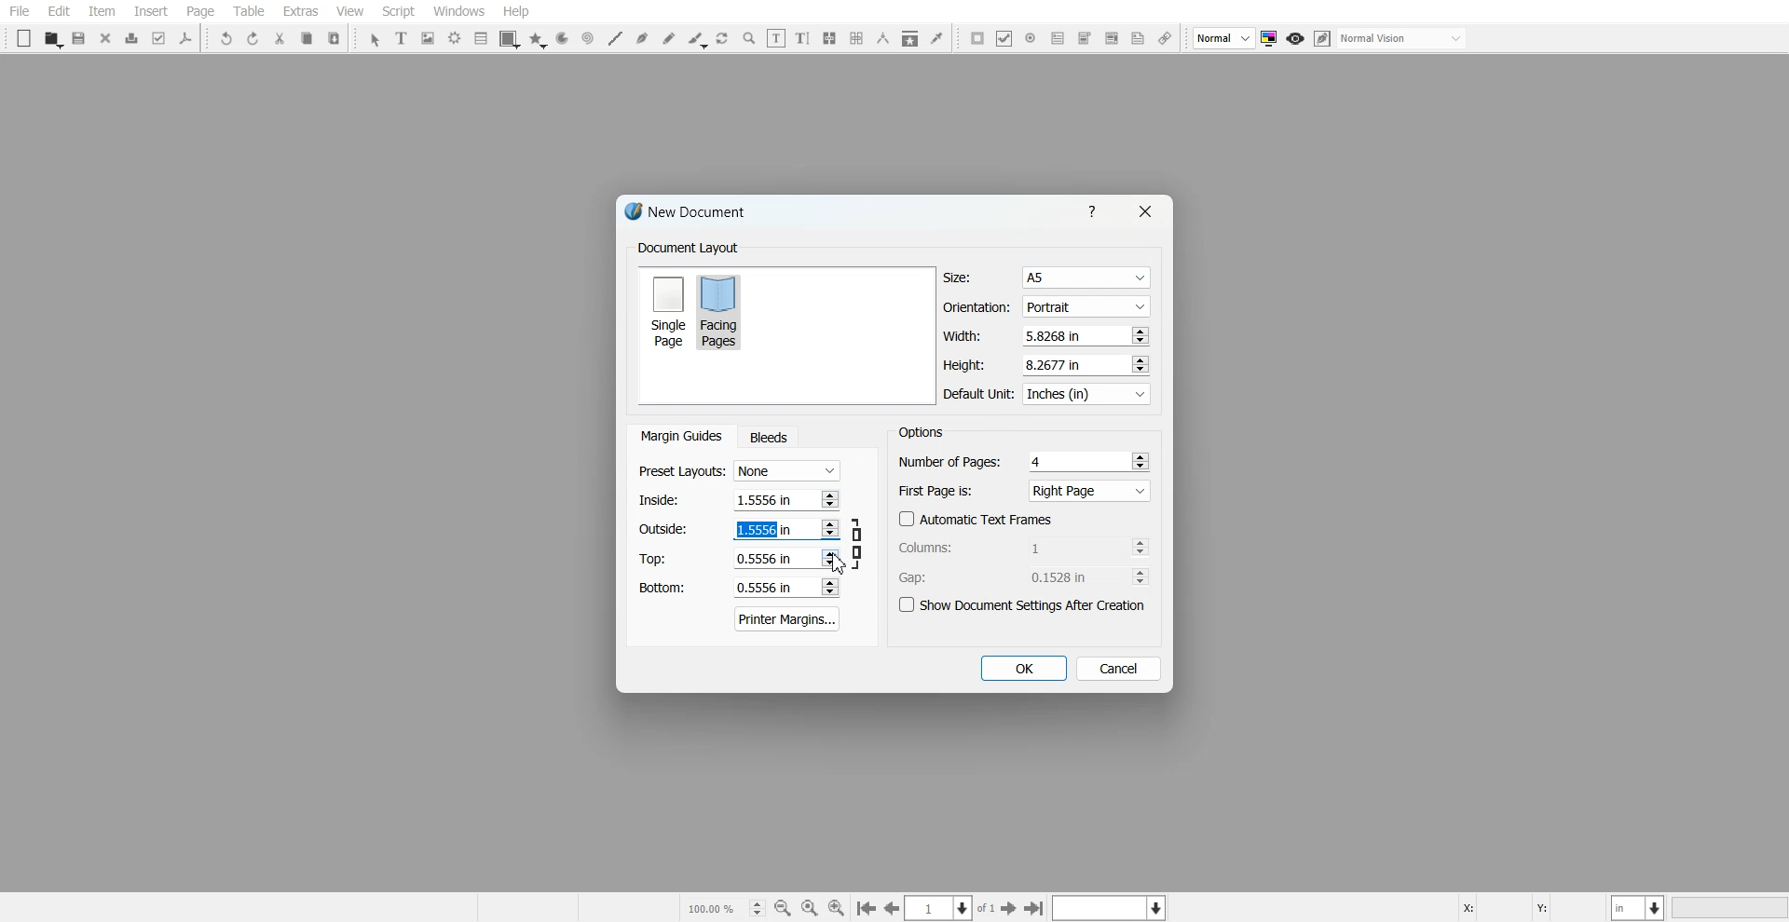 Image resolution: width=1789 pixels, height=922 pixels. Describe the element at coordinates (102, 12) in the screenshot. I see `Item` at that location.